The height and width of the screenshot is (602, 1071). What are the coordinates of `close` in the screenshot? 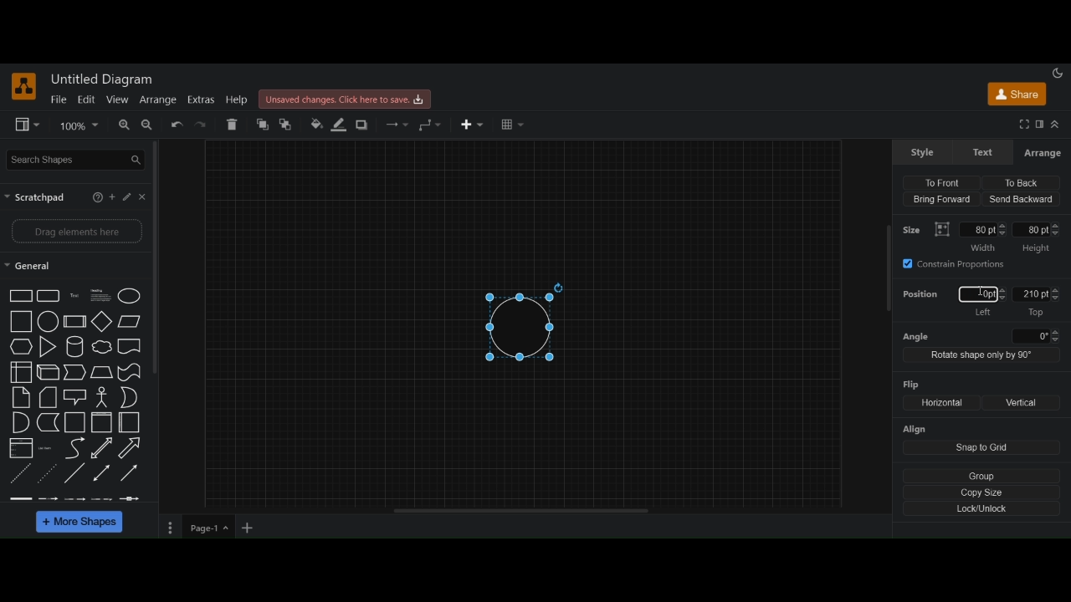 It's located at (145, 196).